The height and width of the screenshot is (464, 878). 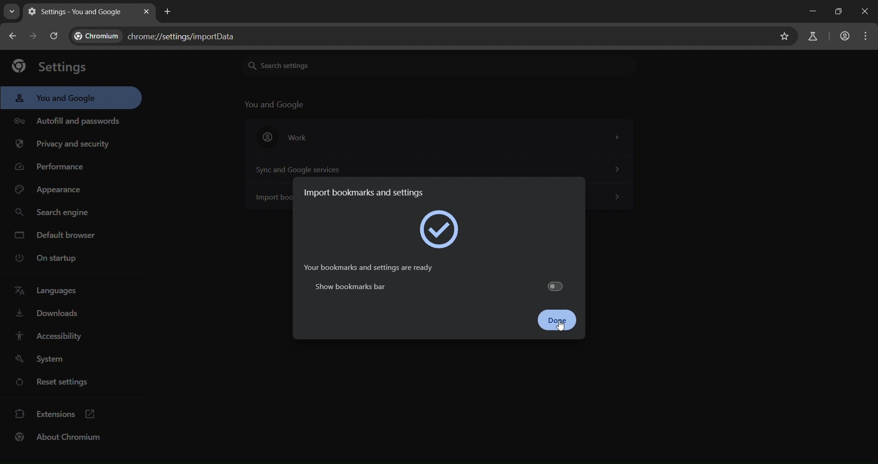 What do you see at coordinates (439, 137) in the screenshot?
I see `Work` at bounding box center [439, 137].